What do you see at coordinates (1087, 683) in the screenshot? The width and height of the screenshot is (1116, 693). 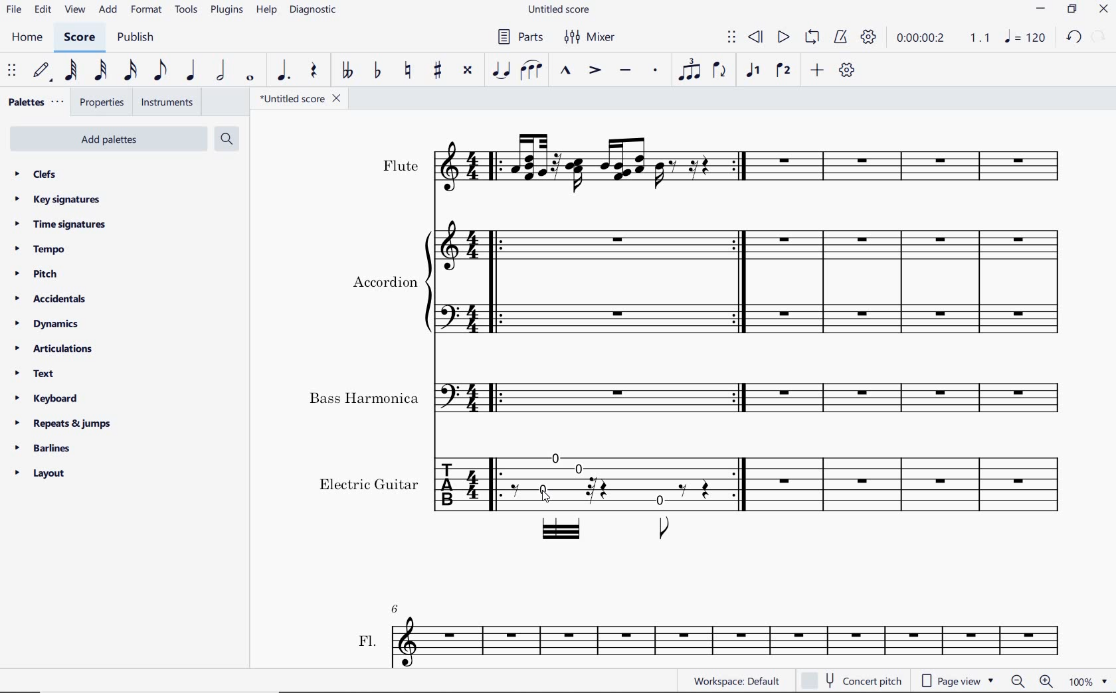 I see `ZOOM FACTOR` at bounding box center [1087, 683].